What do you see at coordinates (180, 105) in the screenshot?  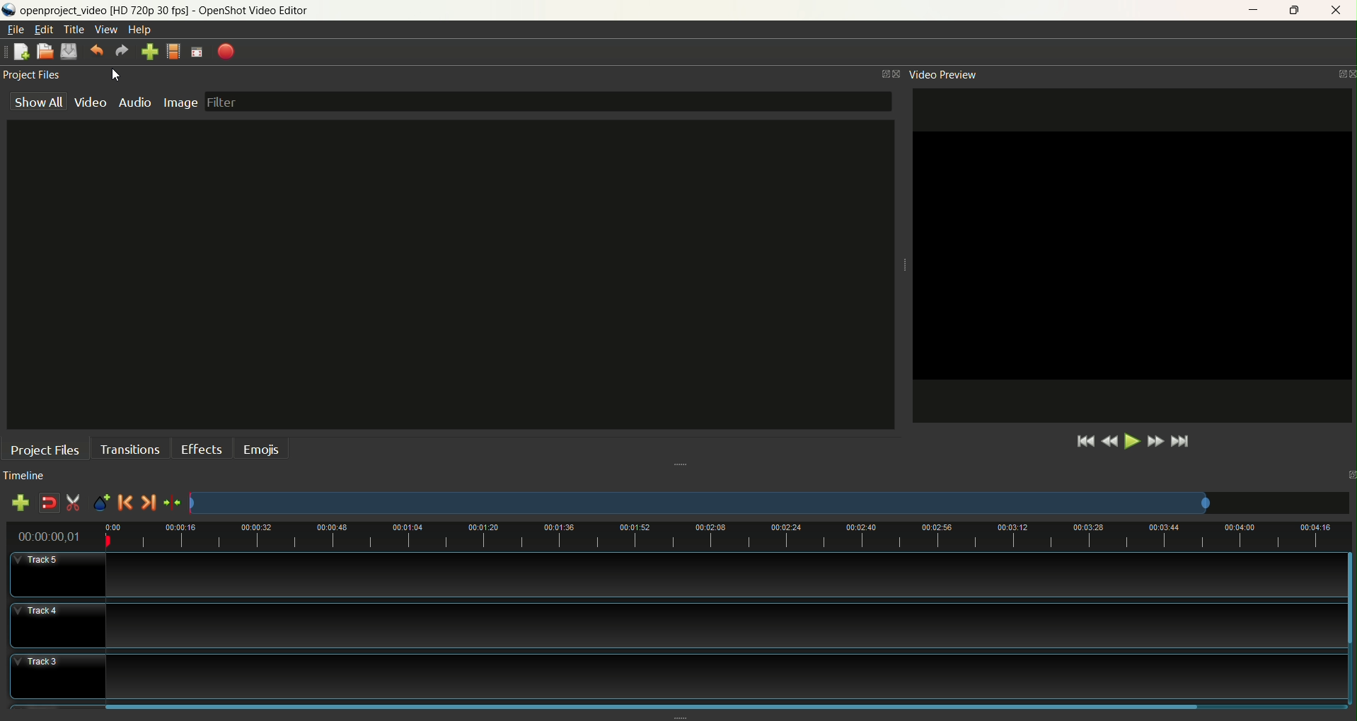 I see `image` at bounding box center [180, 105].